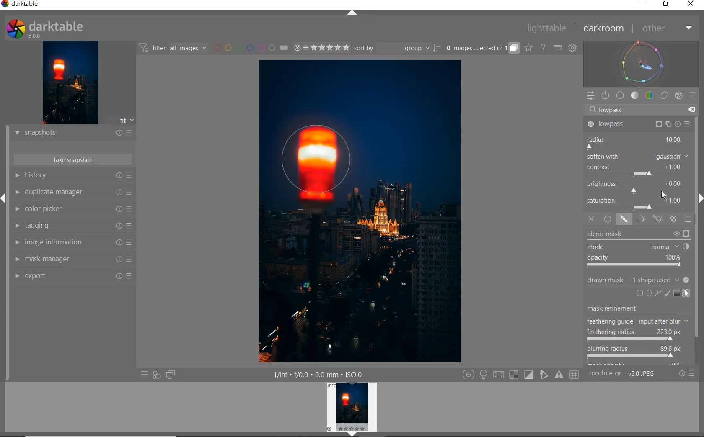  What do you see at coordinates (634, 352) in the screenshot?
I see `BLURRING RADIUS` at bounding box center [634, 352].